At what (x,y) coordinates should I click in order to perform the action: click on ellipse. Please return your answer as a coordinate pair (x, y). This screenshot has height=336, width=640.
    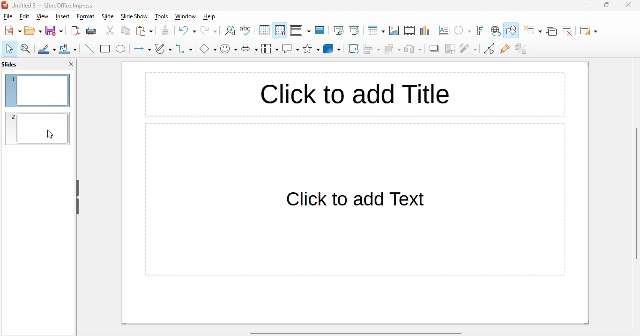
    Looking at the image, I should click on (121, 49).